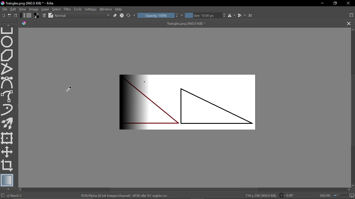 This screenshot has height=199, width=355. What do you see at coordinates (7, 123) in the screenshot?
I see `Multibrush tool` at bounding box center [7, 123].